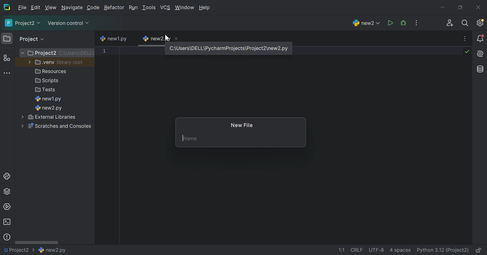 The image size is (487, 255). Describe the element at coordinates (23, 23) in the screenshot. I see `Project2` at that location.